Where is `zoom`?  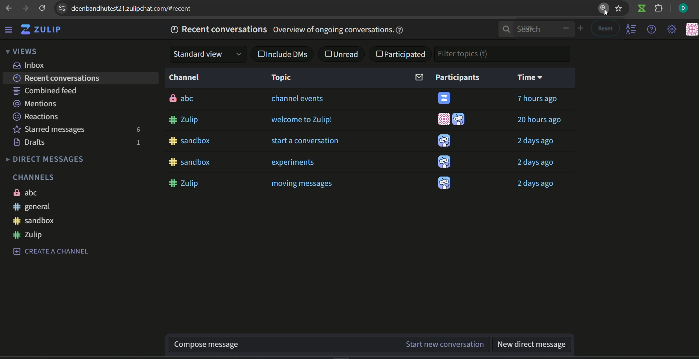 zoom is located at coordinates (571, 29).